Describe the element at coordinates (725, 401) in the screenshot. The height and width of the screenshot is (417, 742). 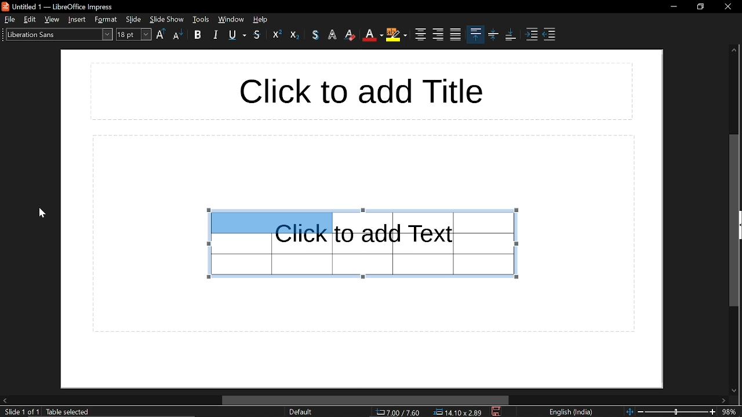
I see `move right` at that location.